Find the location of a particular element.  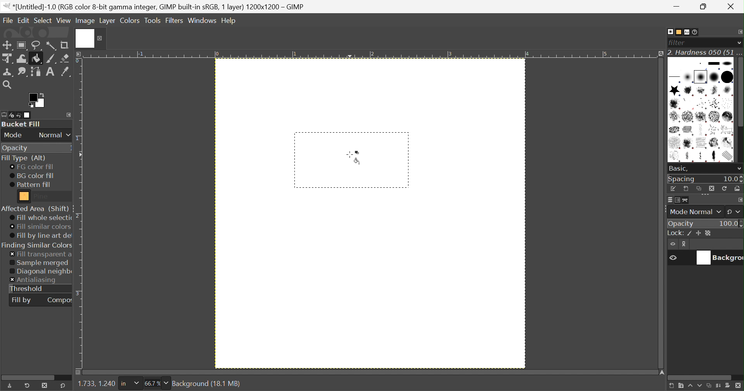

10.0 is located at coordinates (733, 179).